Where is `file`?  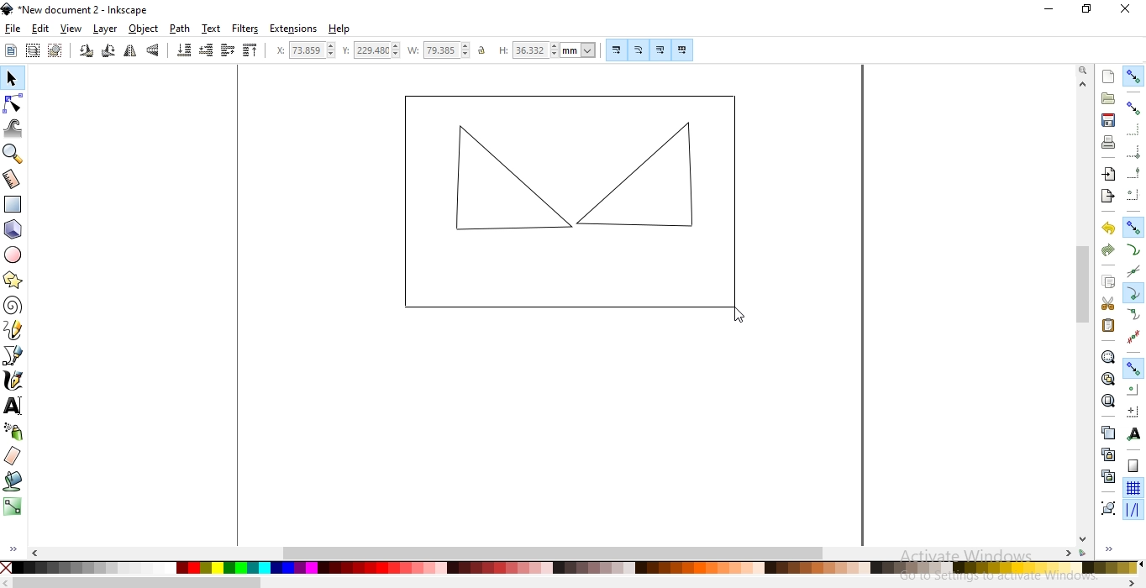 file is located at coordinates (12, 29).